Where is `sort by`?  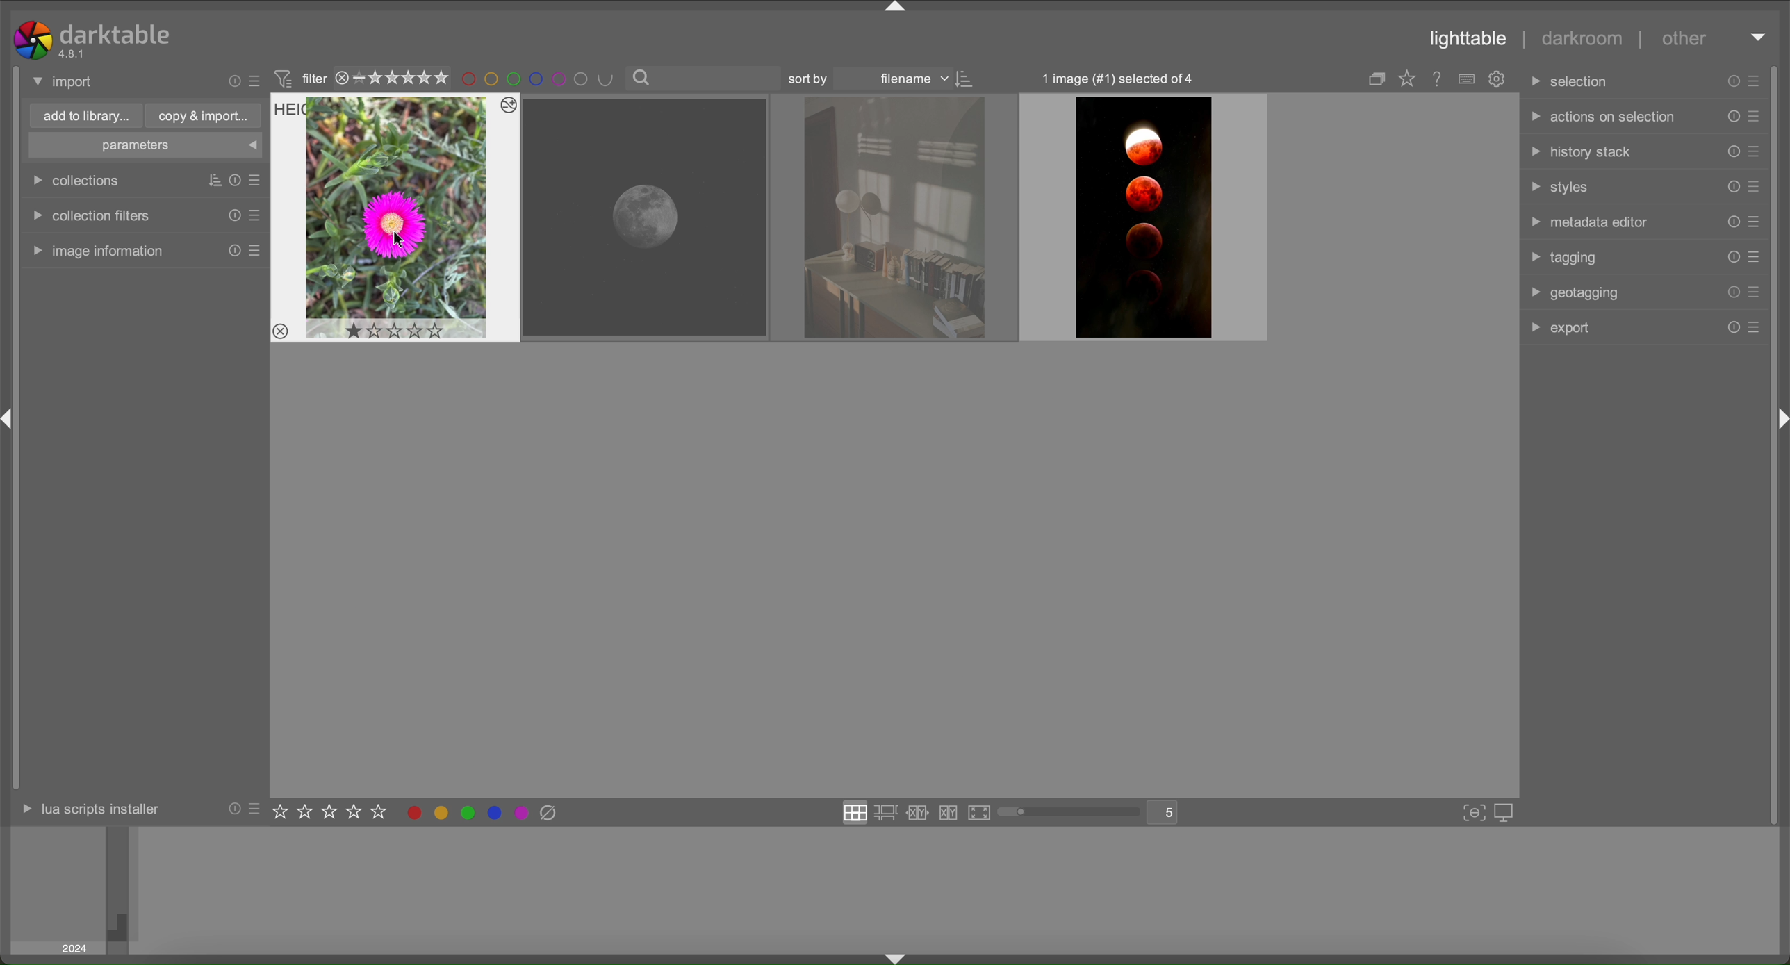 sort by is located at coordinates (812, 80).